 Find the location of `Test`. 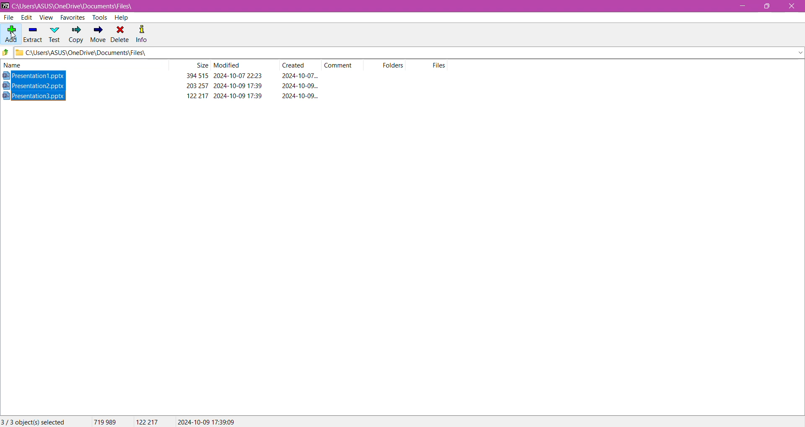

Test is located at coordinates (55, 34).